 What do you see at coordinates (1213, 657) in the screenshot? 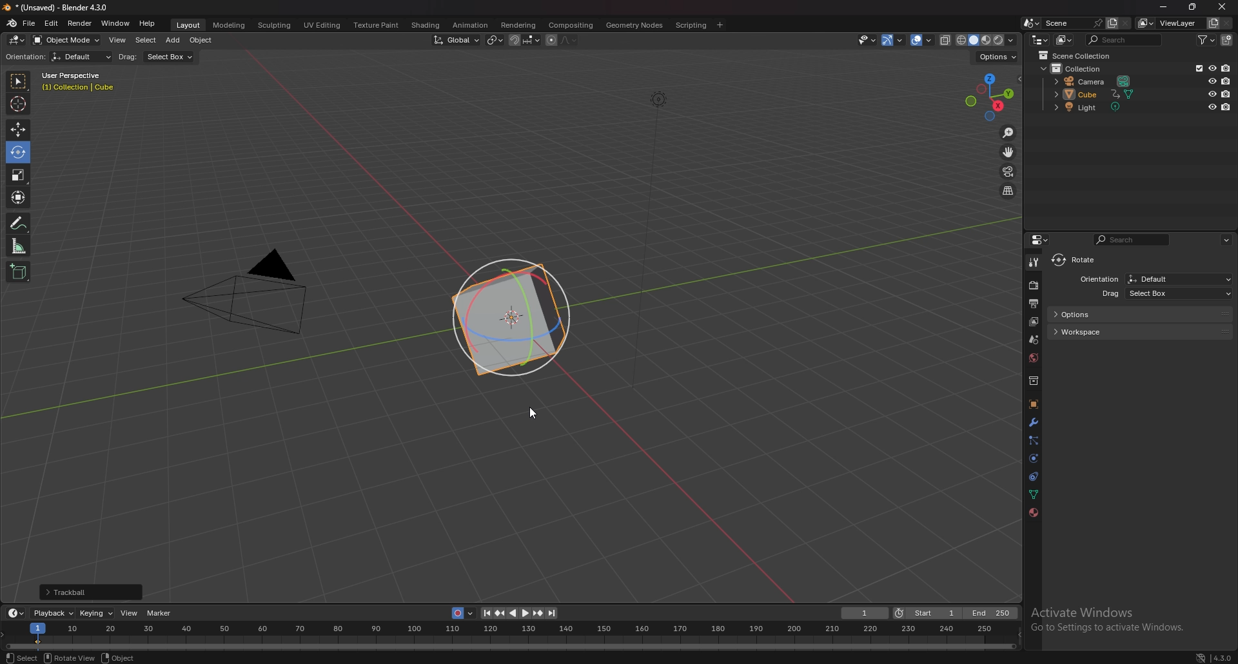
I see `version` at bounding box center [1213, 657].